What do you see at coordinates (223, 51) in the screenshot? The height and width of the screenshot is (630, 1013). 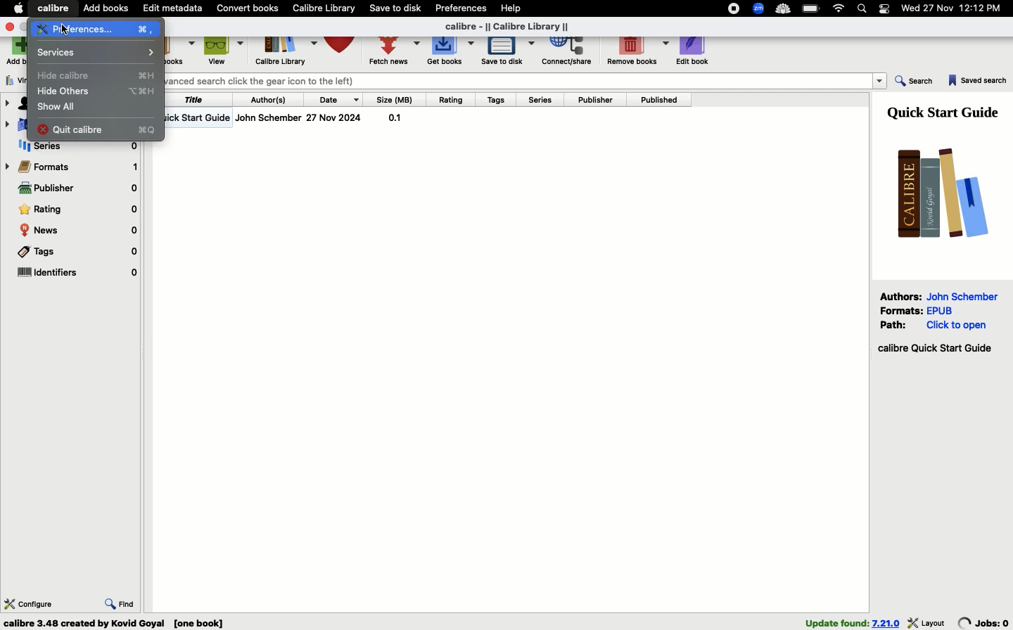 I see `View` at bounding box center [223, 51].